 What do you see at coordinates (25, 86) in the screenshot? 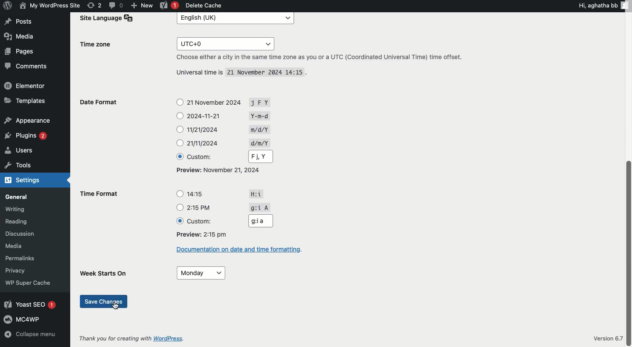
I see `Elementor` at bounding box center [25, 86].